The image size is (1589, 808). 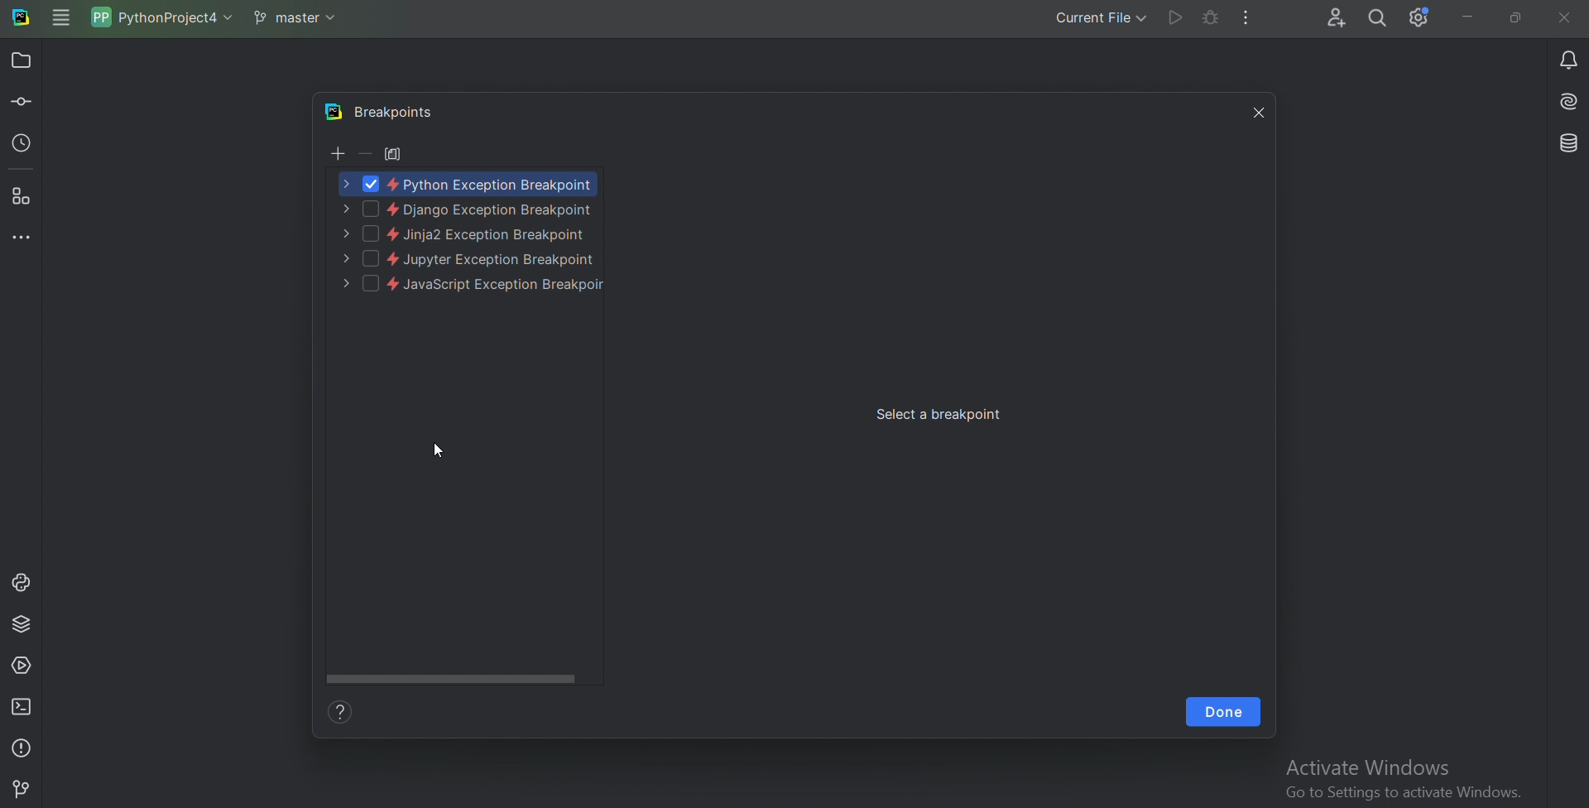 What do you see at coordinates (1567, 102) in the screenshot?
I see `Install AI Assistant` at bounding box center [1567, 102].